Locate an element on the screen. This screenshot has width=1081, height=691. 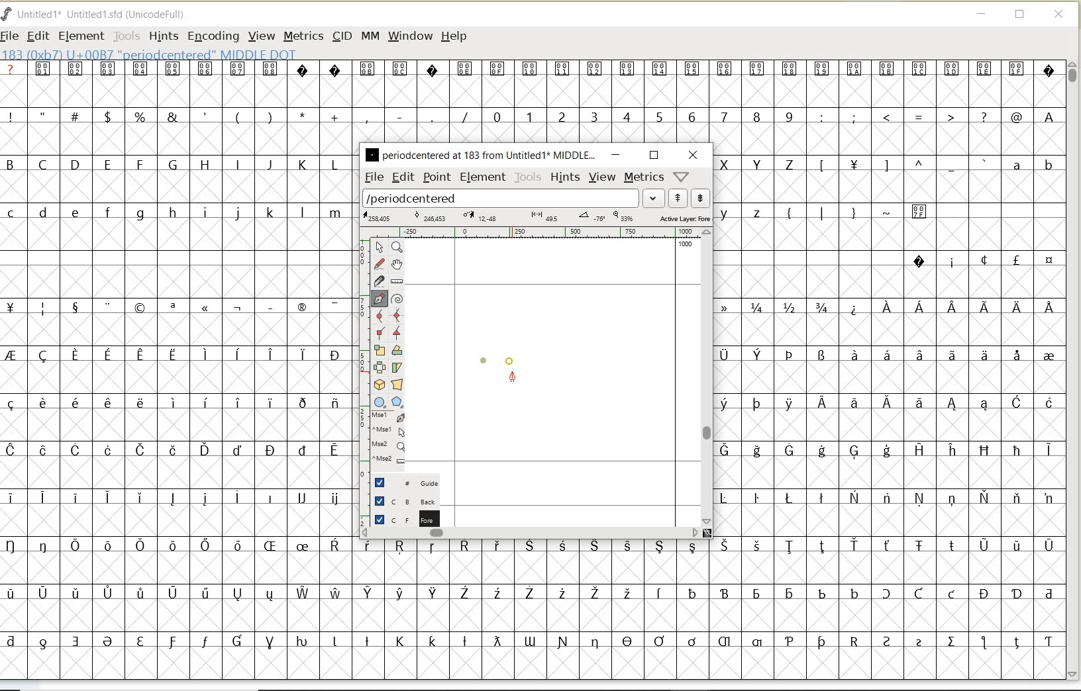
background is located at coordinates (401, 501).